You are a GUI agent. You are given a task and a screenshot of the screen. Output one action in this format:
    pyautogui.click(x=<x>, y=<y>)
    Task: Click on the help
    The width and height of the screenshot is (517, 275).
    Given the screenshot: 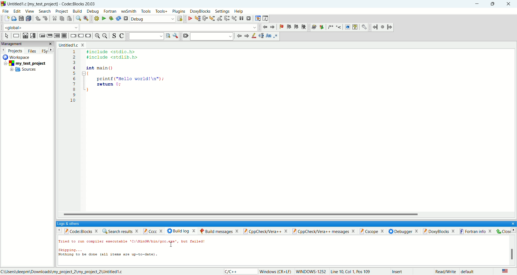 What is the action you would take?
    pyautogui.click(x=238, y=12)
    